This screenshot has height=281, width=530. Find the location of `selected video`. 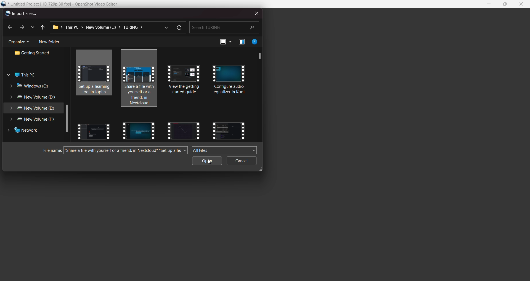

selected video is located at coordinates (96, 74).